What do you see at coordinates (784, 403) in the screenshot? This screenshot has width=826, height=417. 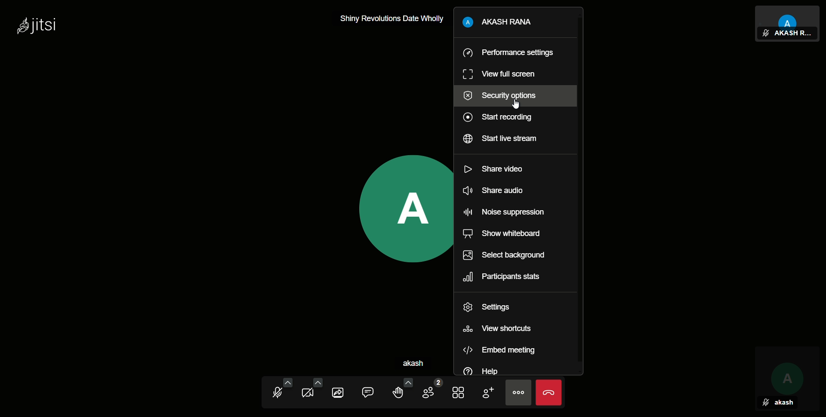 I see `name` at bounding box center [784, 403].